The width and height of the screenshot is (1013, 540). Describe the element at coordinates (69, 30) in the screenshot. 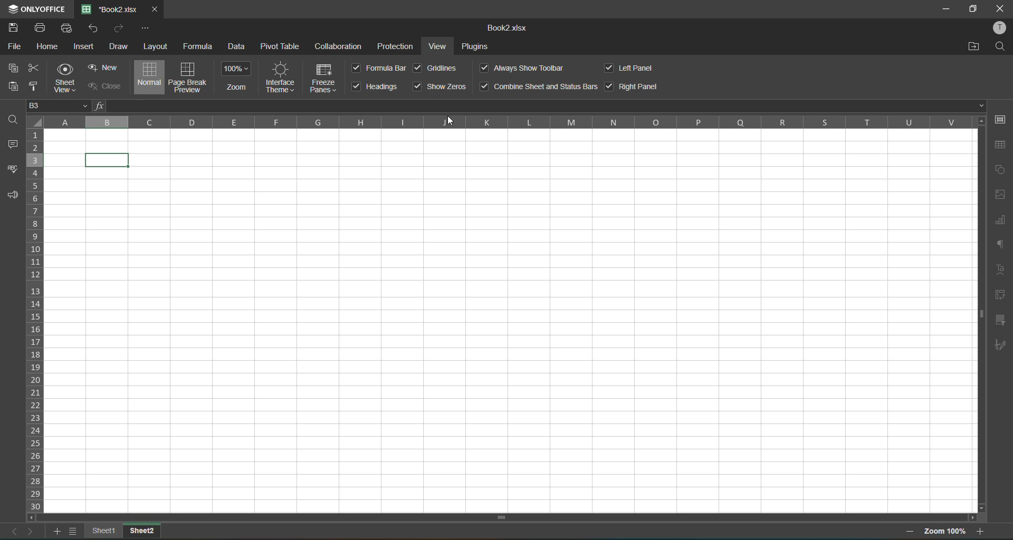

I see `quick print` at that location.